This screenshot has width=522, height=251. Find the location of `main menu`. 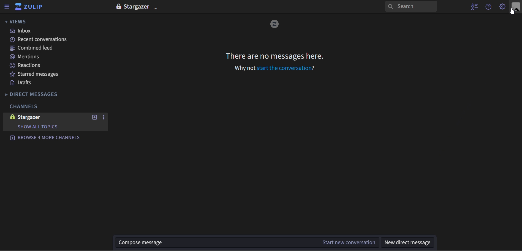

main menu is located at coordinates (501, 7).